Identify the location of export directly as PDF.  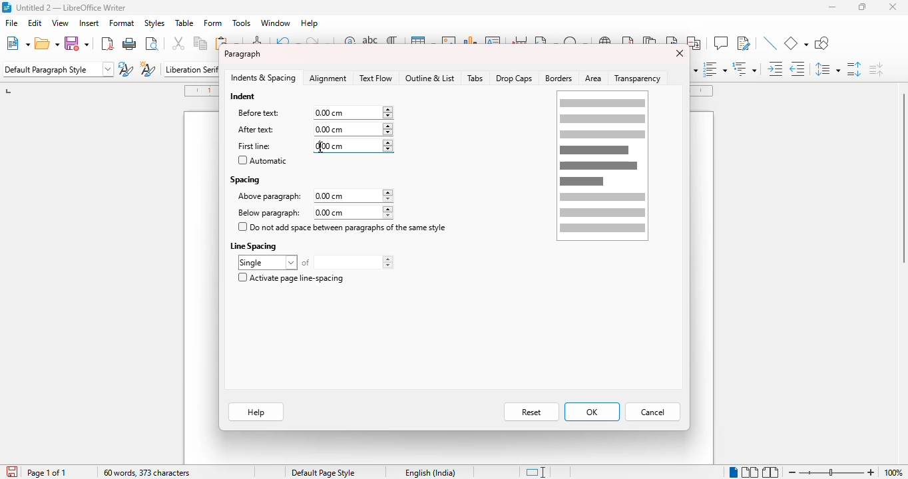
(107, 43).